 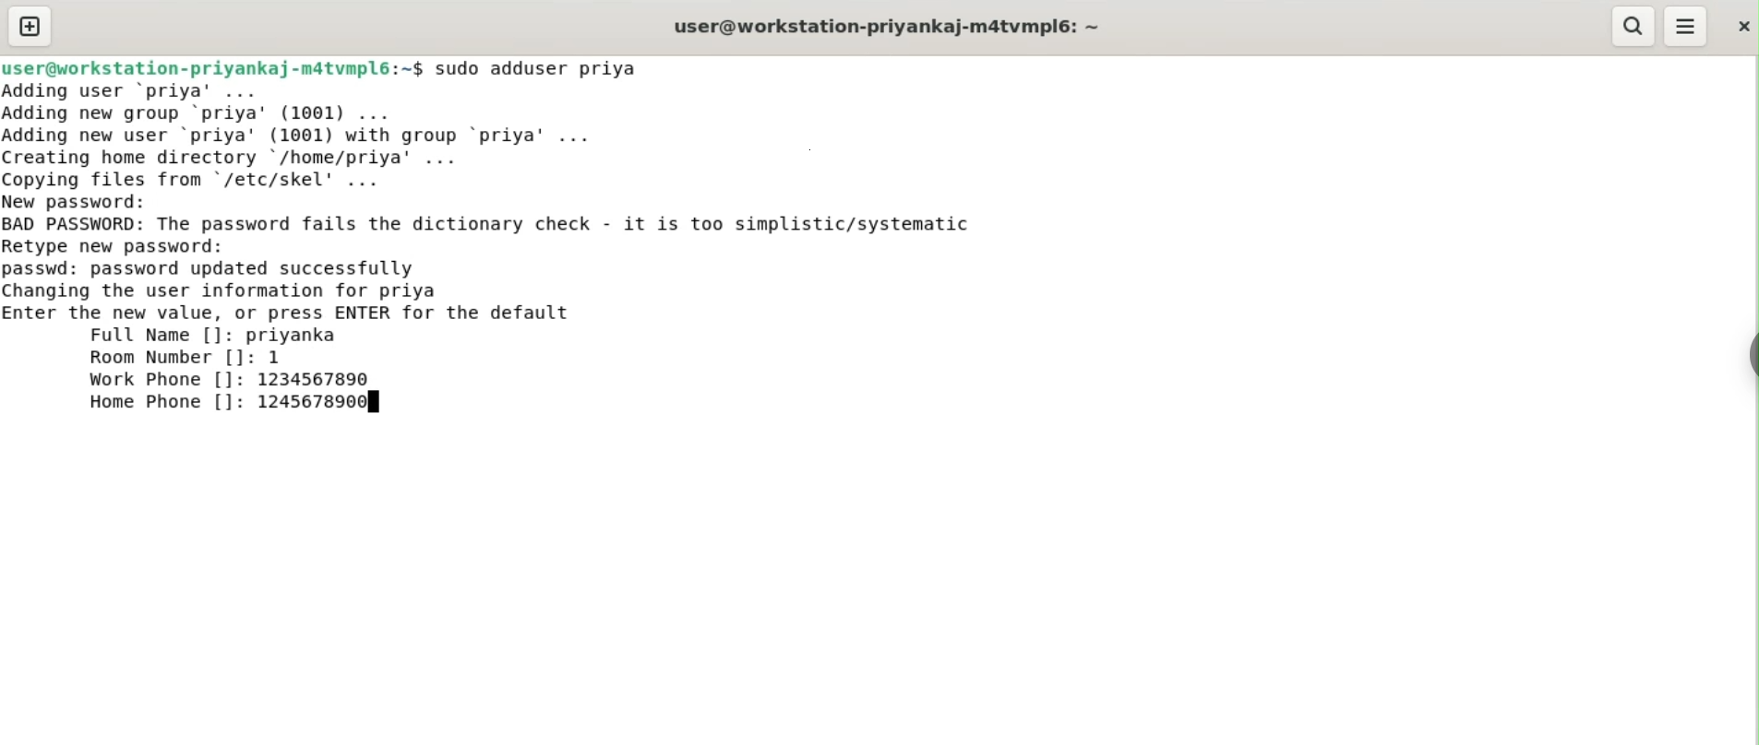 What do you see at coordinates (233, 380) in the screenshot?
I see `Work Phone []: 1234567890` at bounding box center [233, 380].